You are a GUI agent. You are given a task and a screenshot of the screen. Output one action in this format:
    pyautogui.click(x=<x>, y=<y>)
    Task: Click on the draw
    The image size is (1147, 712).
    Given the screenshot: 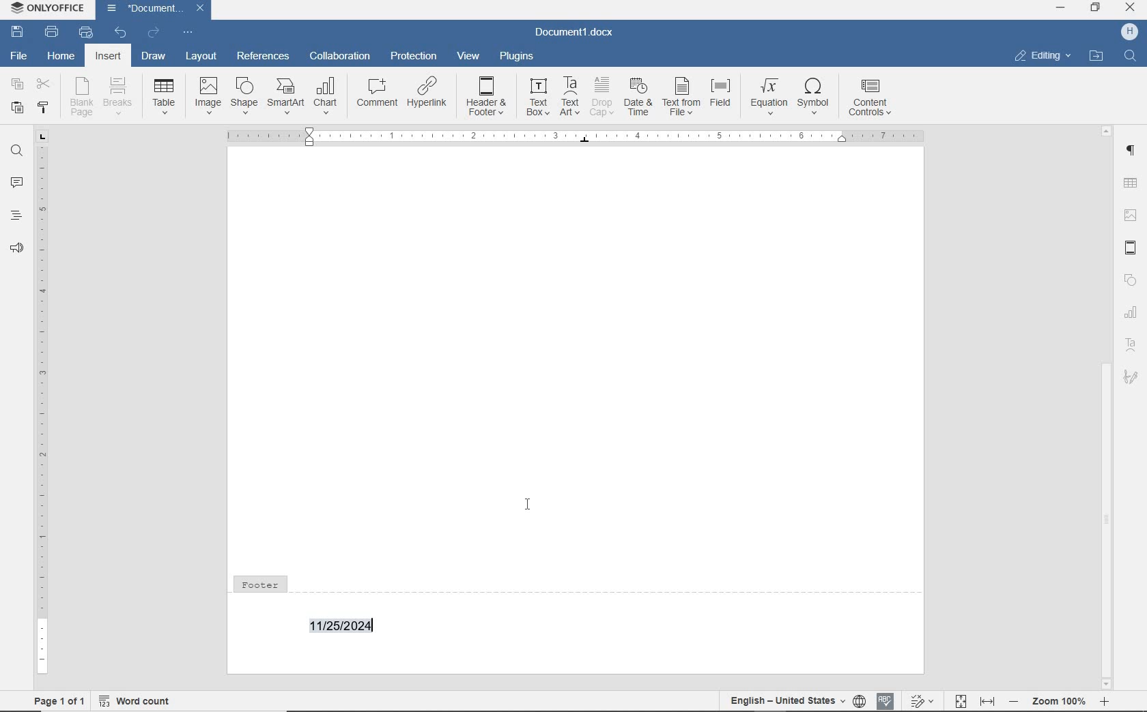 What is the action you would take?
    pyautogui.click(x=153, y=57)
    